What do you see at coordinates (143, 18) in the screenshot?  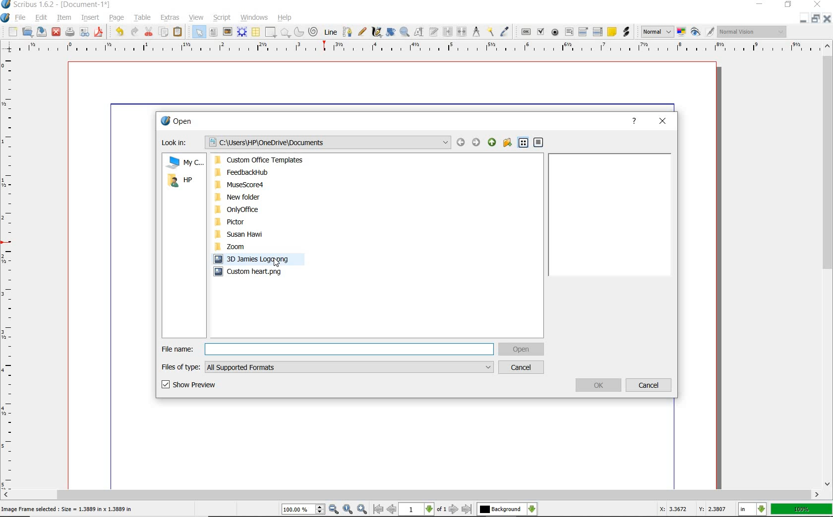 I see `table` at bounding box center [143, 18].